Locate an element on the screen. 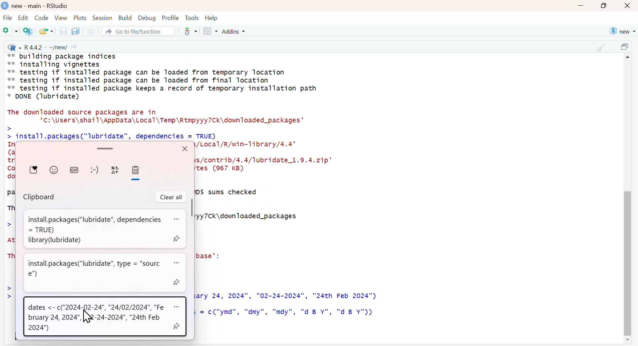 This screenshot has width=638, height=346. Emoji is located at coordinates (54, 169).